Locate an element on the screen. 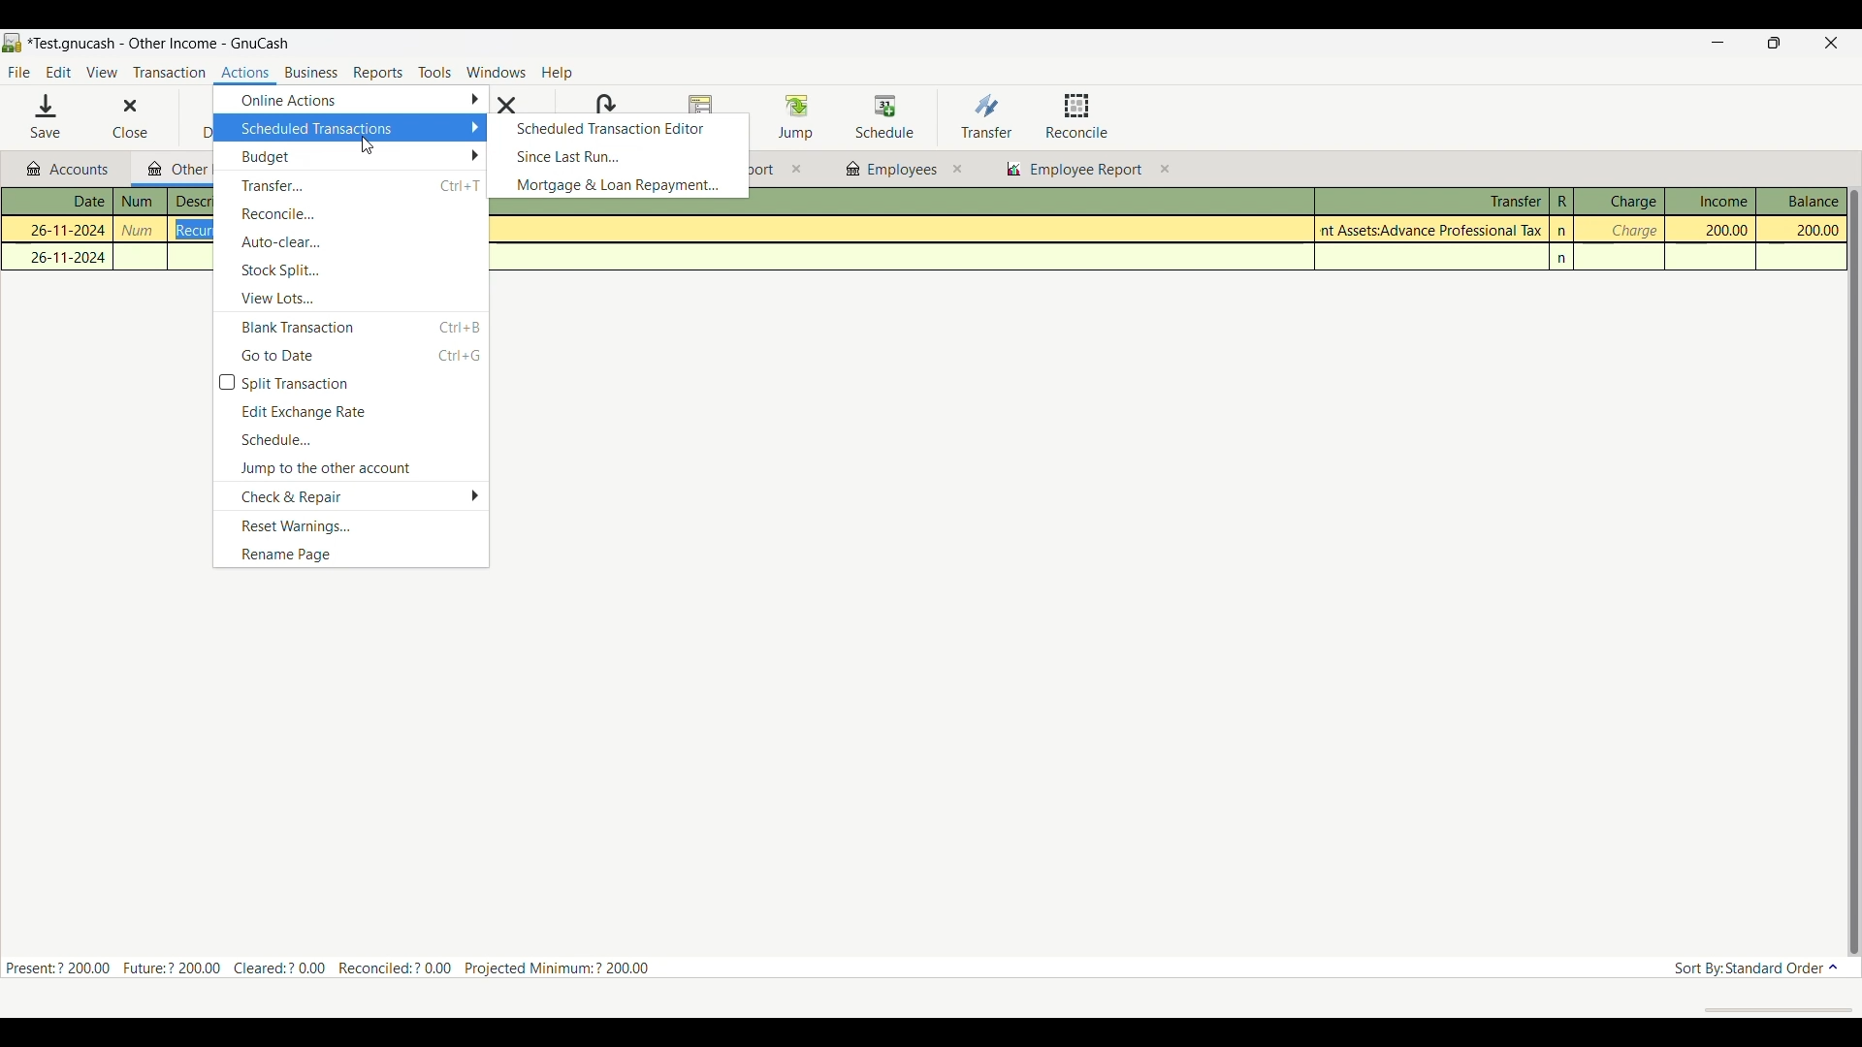 The height and width of the screenshot is (1047, 1862). n is located at coordinates (1563, 231).